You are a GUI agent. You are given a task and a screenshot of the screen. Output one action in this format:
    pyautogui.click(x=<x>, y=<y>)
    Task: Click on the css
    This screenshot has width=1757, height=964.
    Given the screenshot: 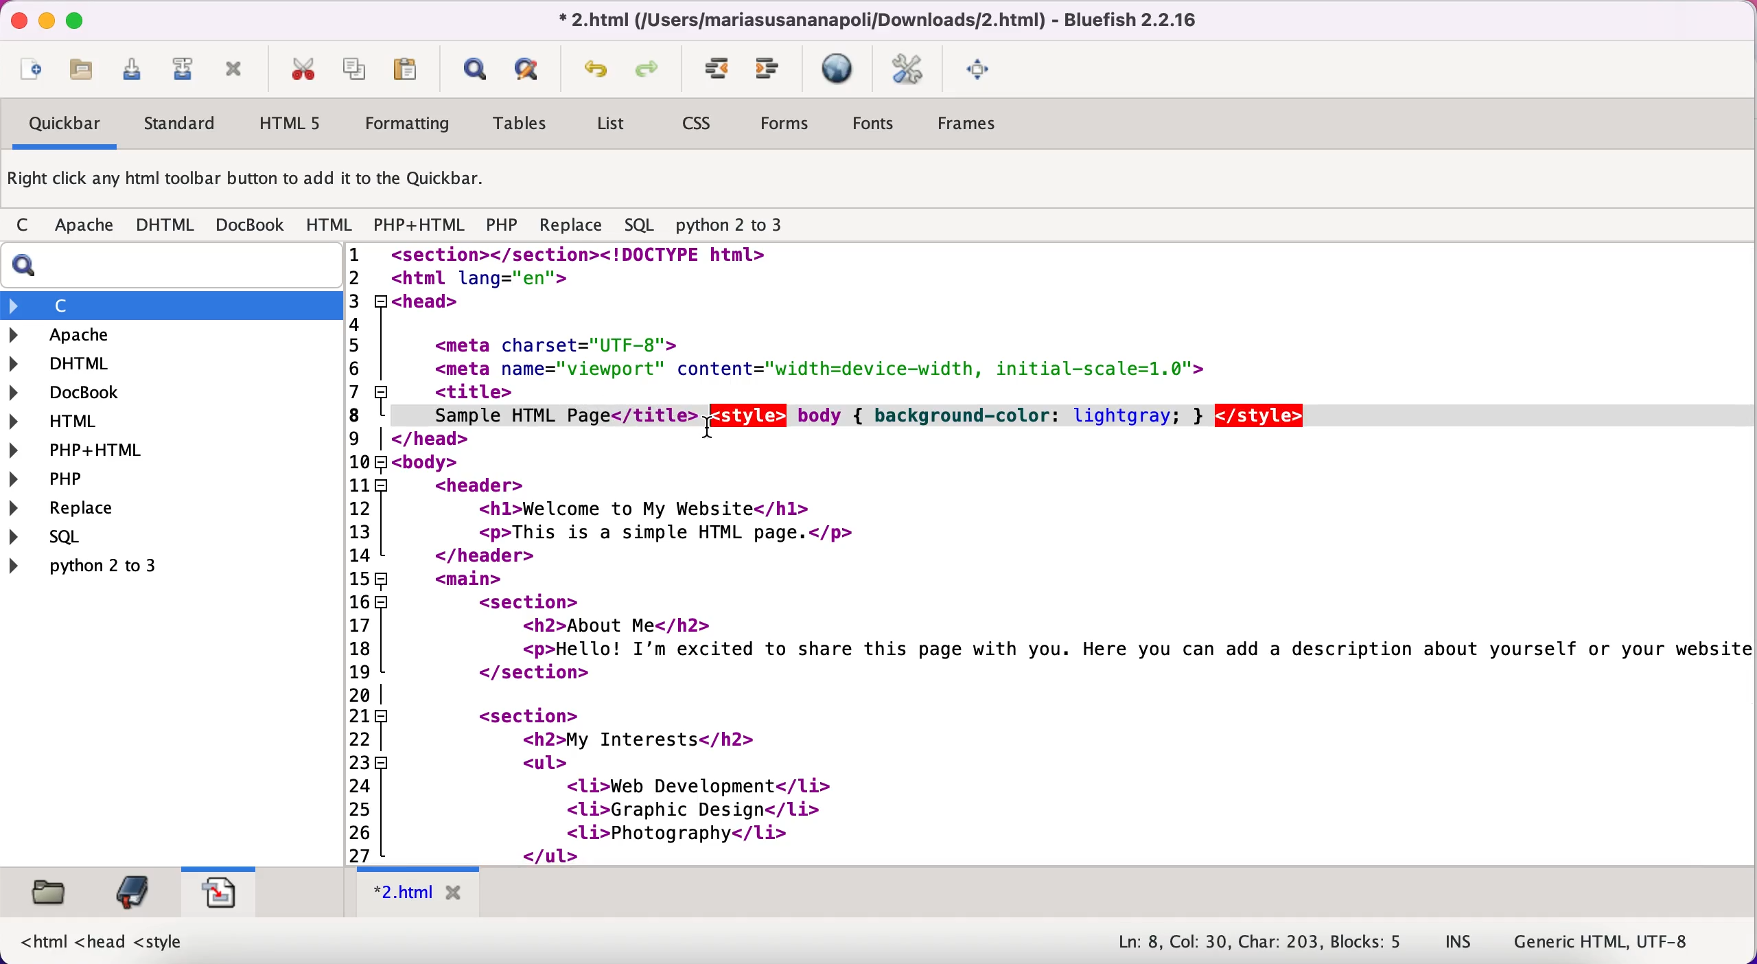 What is the action you would take?
    pyautogui.click(x=699, y=125)
    